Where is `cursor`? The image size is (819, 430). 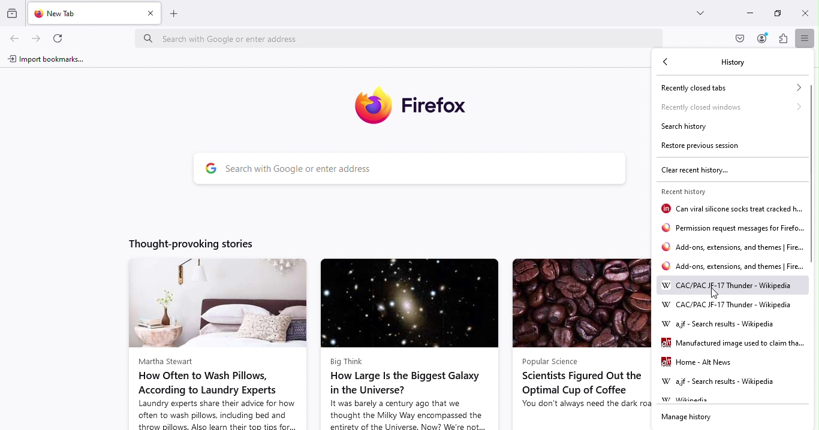
cursor is located at coordinates (716, 293).